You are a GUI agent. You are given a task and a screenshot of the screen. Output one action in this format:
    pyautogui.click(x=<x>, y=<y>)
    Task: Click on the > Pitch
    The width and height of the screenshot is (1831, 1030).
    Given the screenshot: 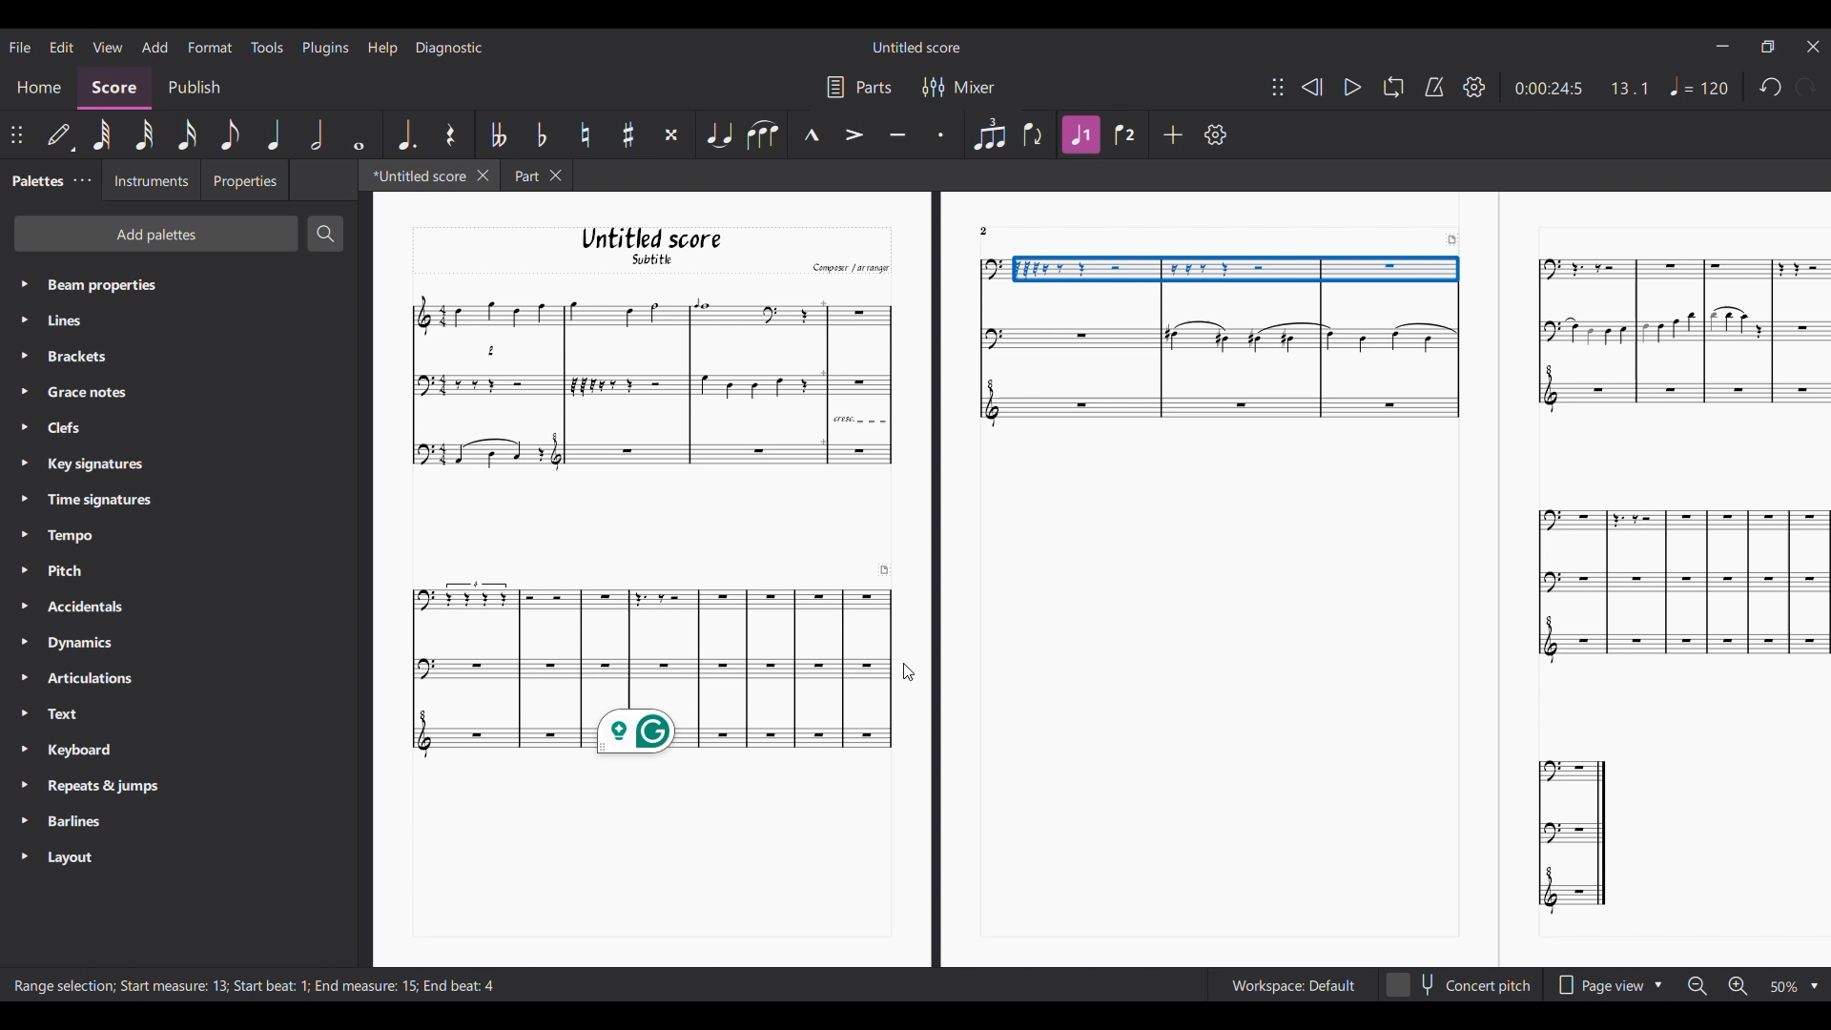 What is the action you would take?
    pyautogui.click(x=65, y=574)
    